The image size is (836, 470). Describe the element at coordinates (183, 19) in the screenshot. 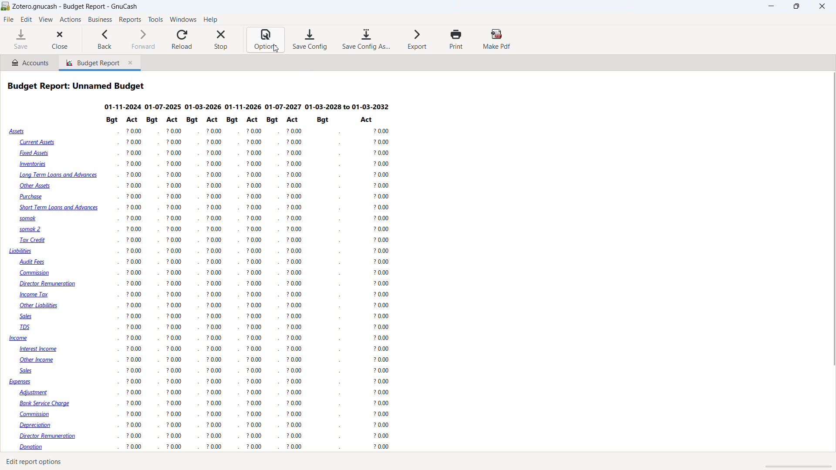

I see `windows` at that location.